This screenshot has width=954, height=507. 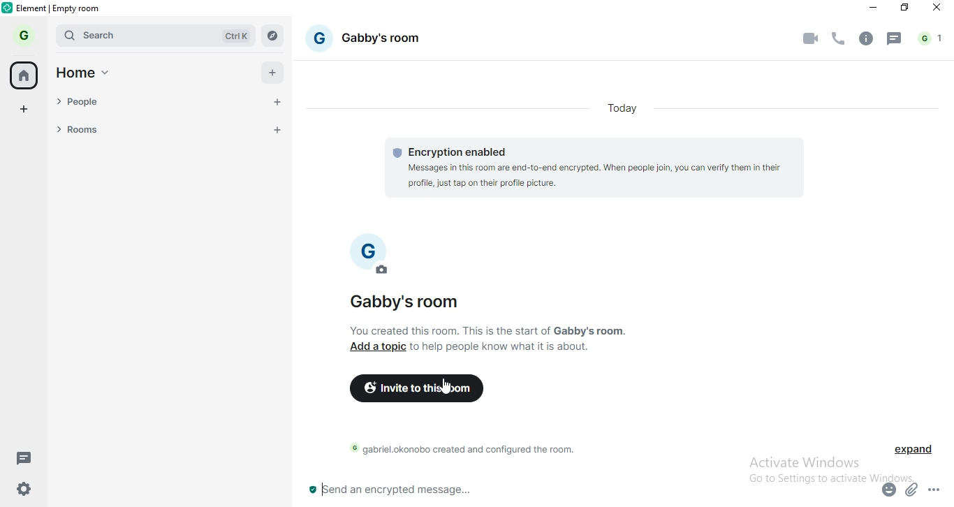 What do you see at coordinates (485, 344) in the screenshot?
I see `text 1` at bounding box center [485, 344].